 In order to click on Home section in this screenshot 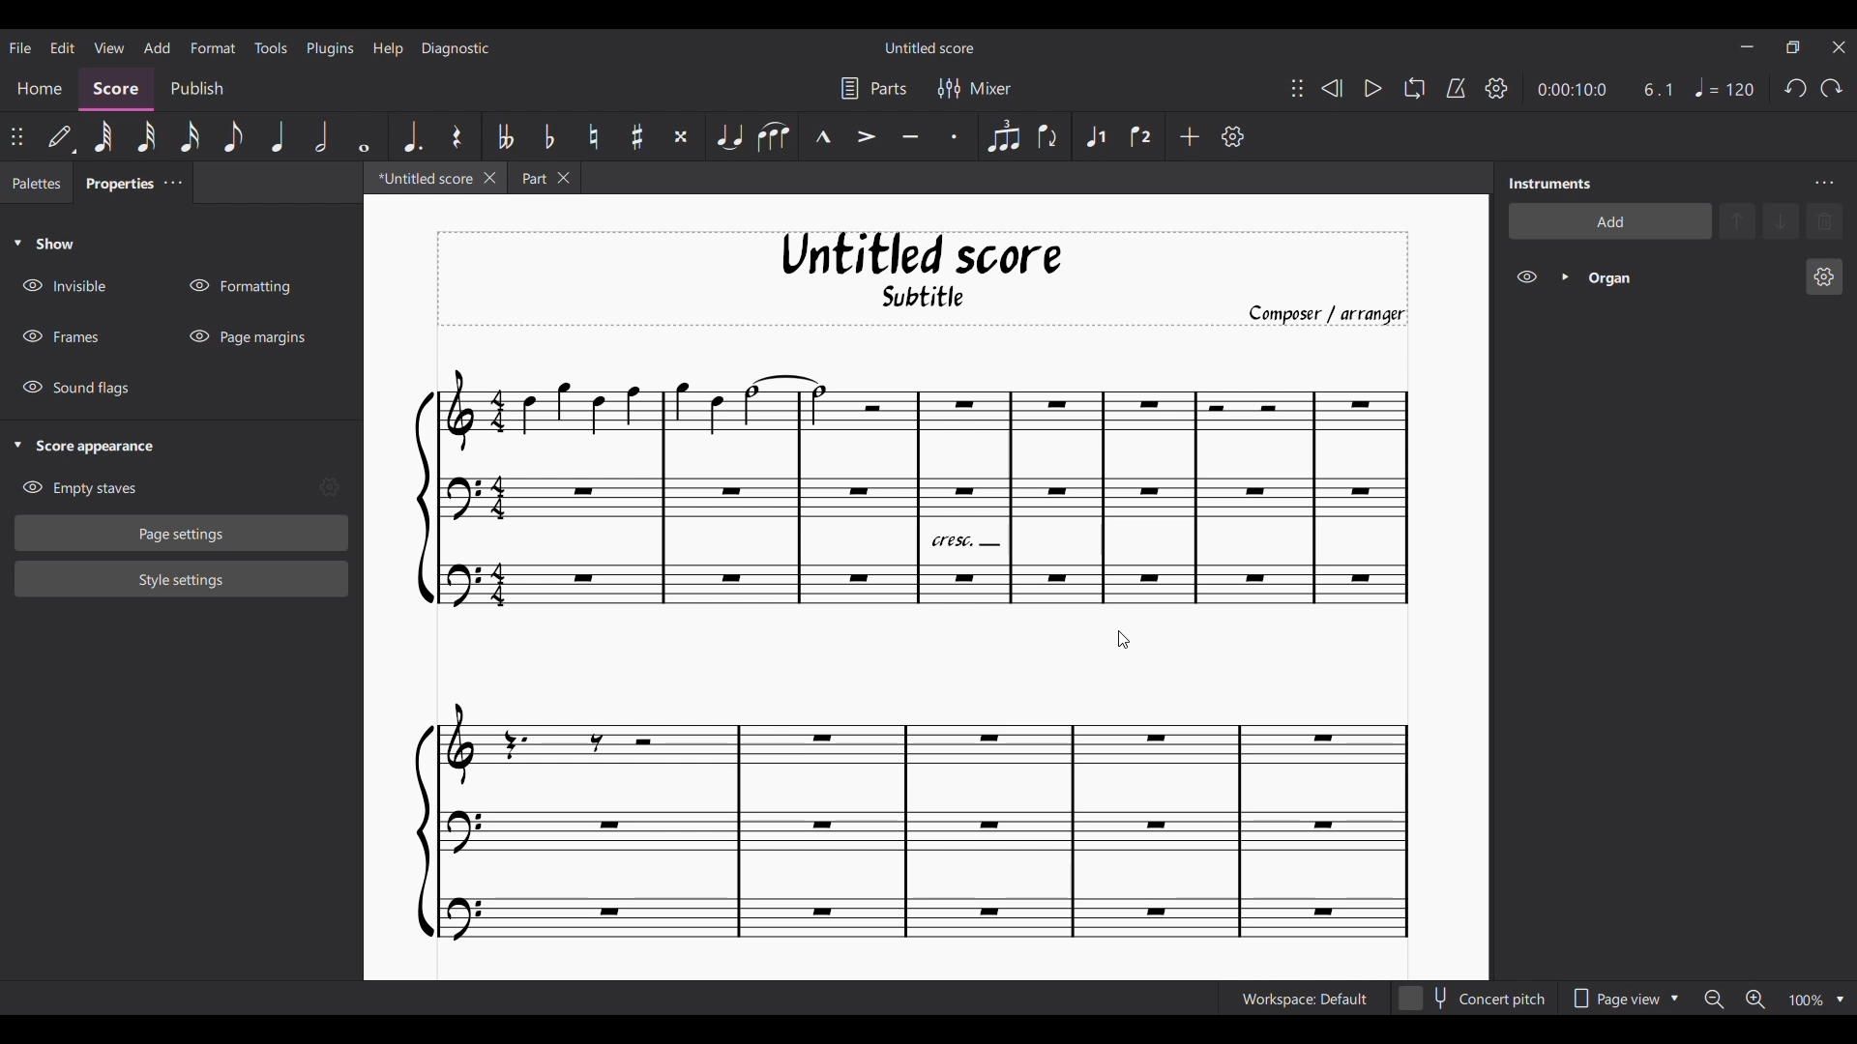, I will do `click(39, 90)`.